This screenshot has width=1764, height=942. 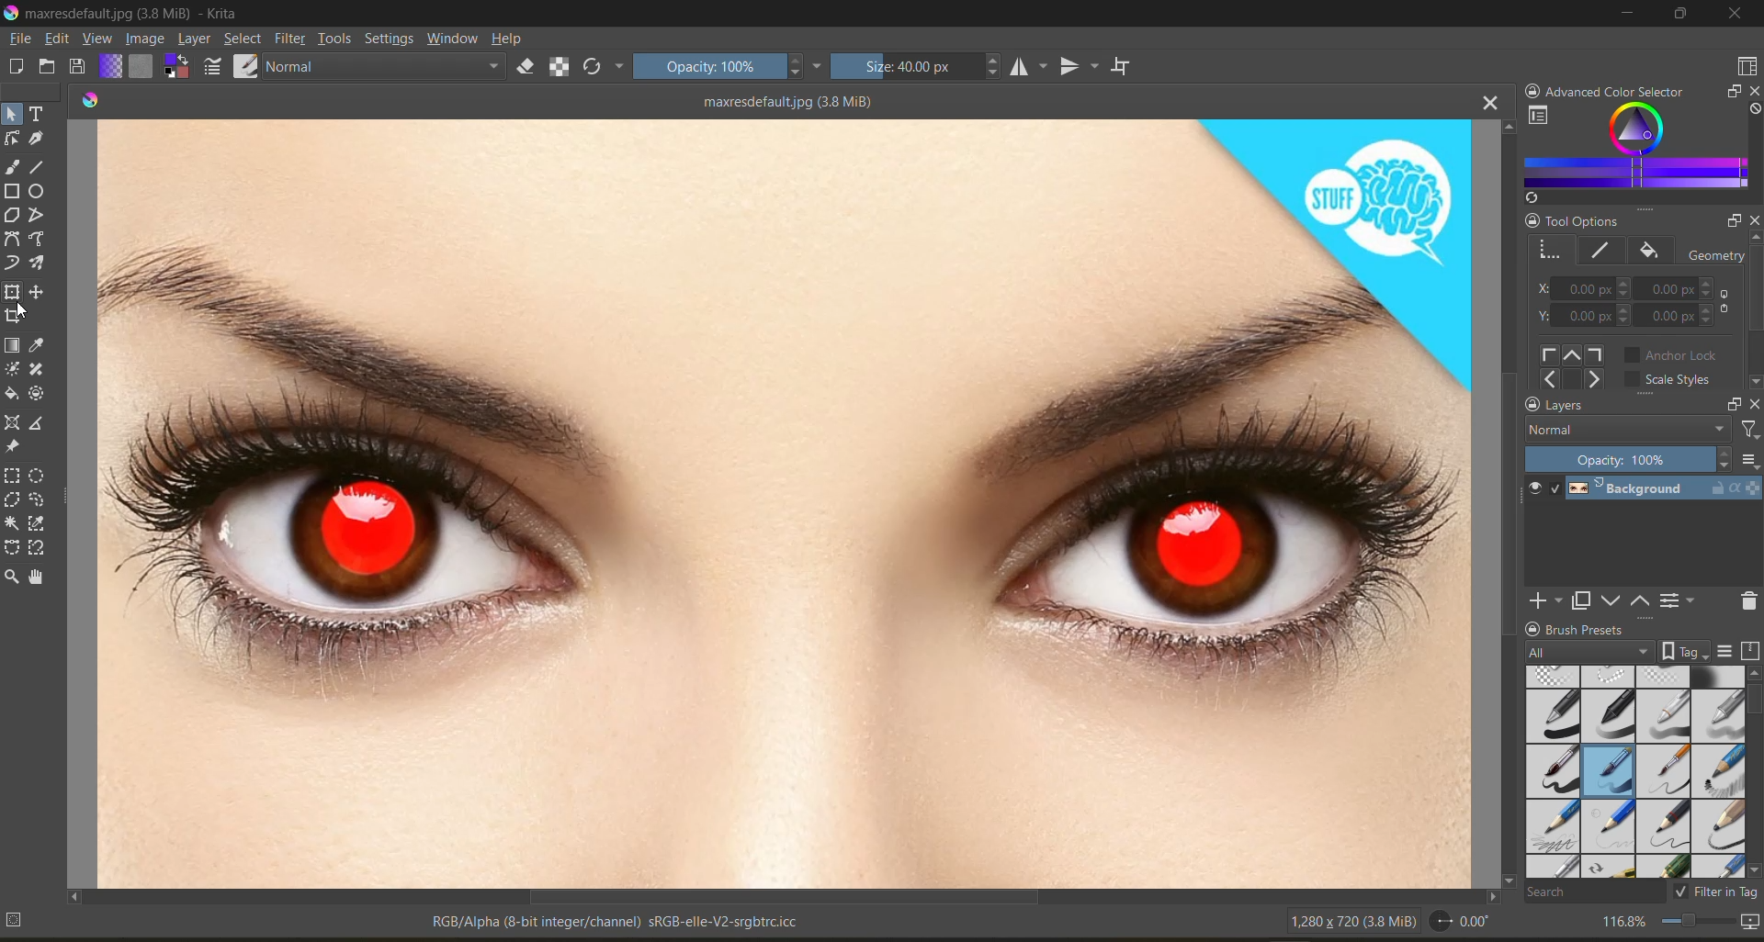 I want to click on tag, so click(x=1588, y=650).